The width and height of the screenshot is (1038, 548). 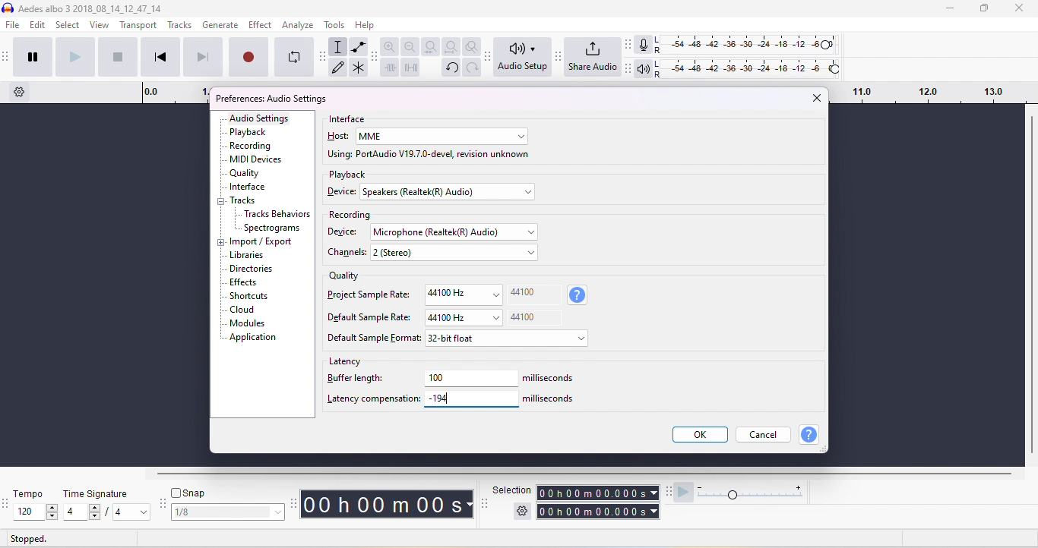 I want to click on effects, so click(x=245, y=282).